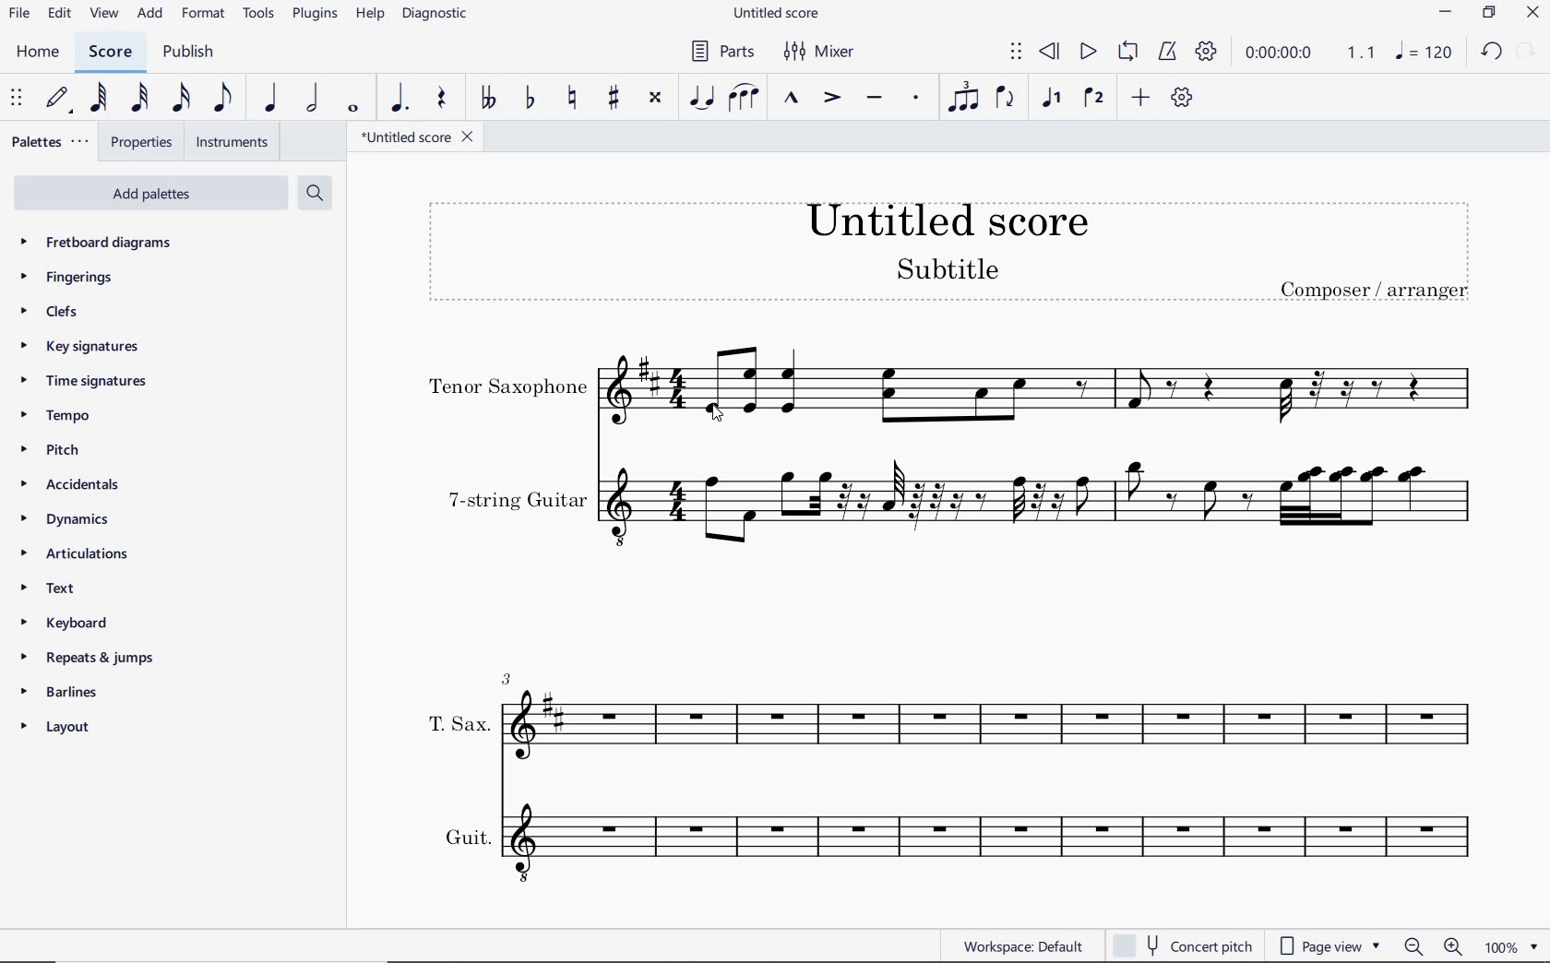  Describe the element at coordinates (961, 98) in the screenshot. I see `TUPLET` at that location.